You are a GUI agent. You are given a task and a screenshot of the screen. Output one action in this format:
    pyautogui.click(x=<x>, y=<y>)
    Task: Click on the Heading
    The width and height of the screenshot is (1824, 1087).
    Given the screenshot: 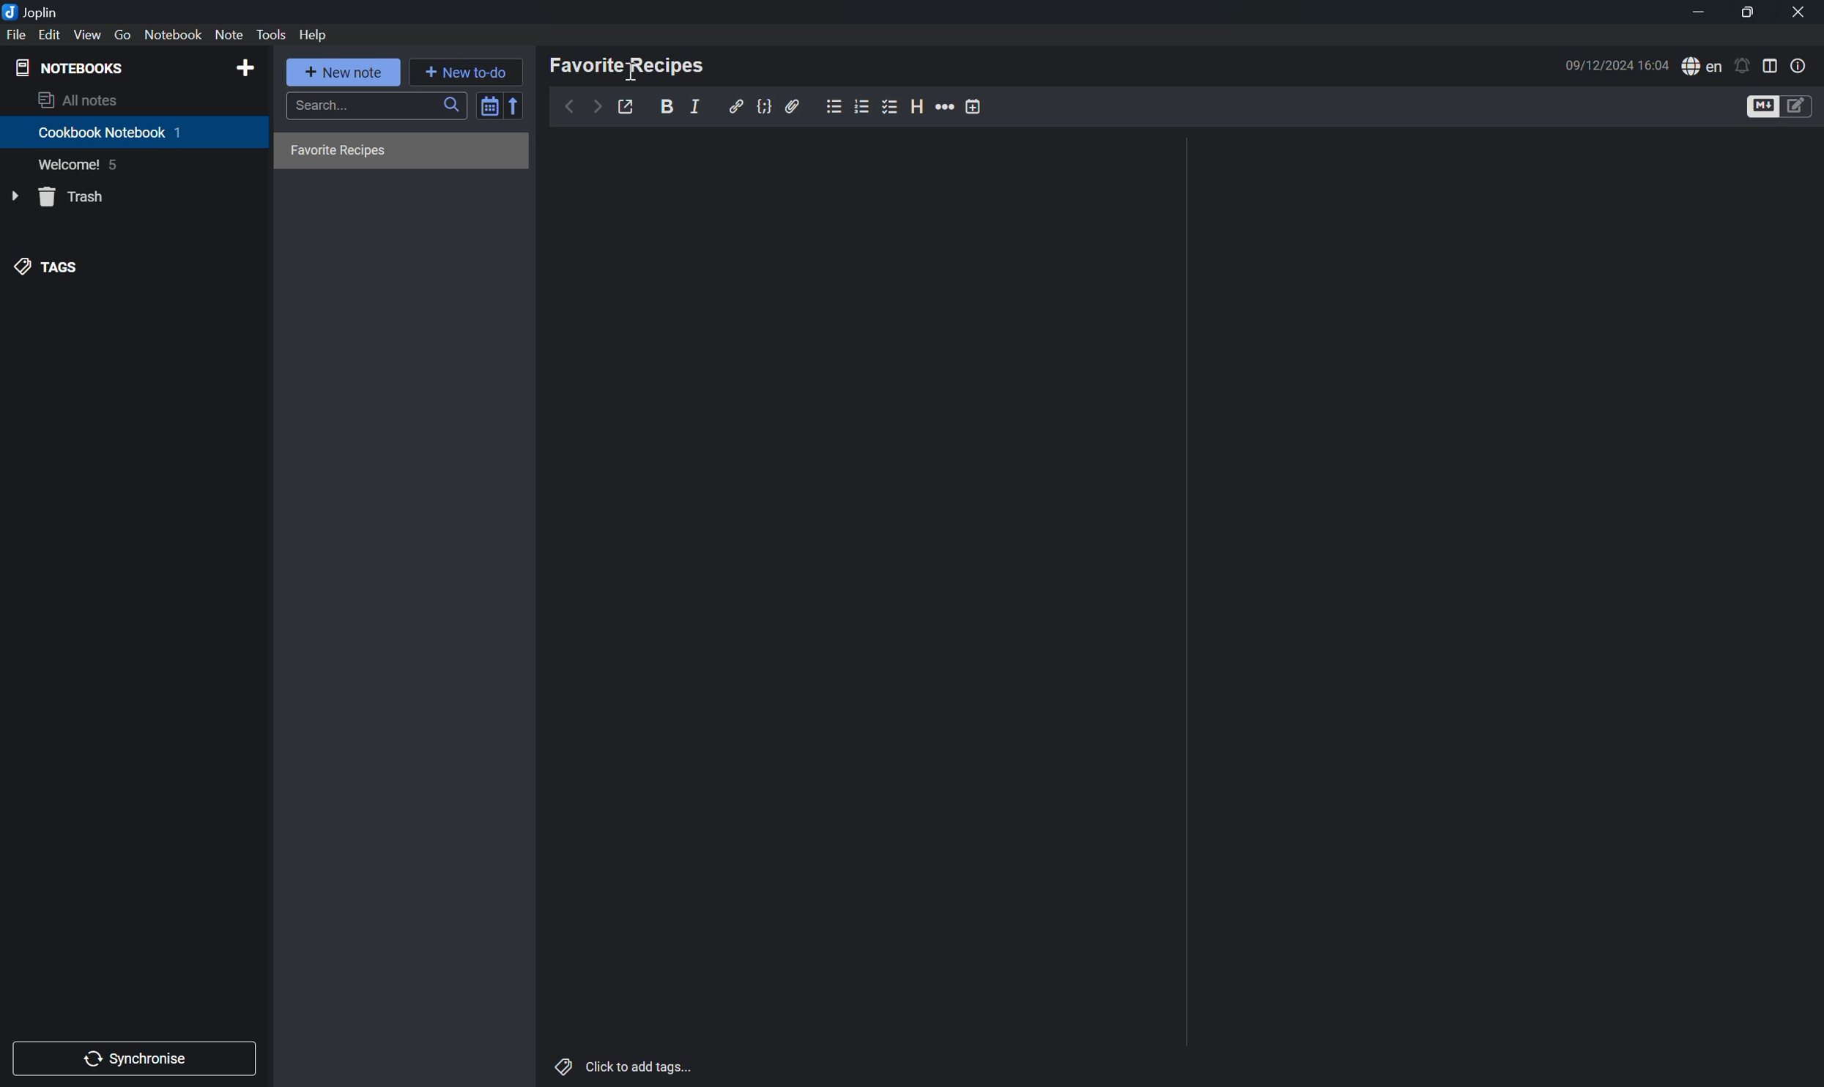 What is the action you would take?
    pyautogui.click(x=918, y=103)
    